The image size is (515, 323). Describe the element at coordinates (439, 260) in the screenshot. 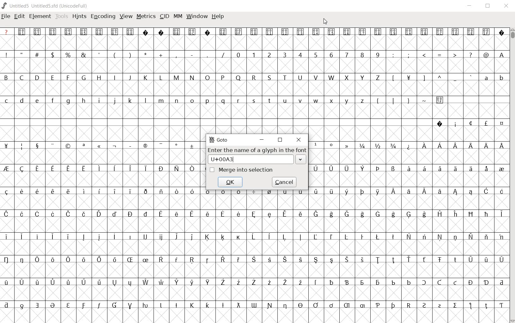

I see `Symbol` at that location.